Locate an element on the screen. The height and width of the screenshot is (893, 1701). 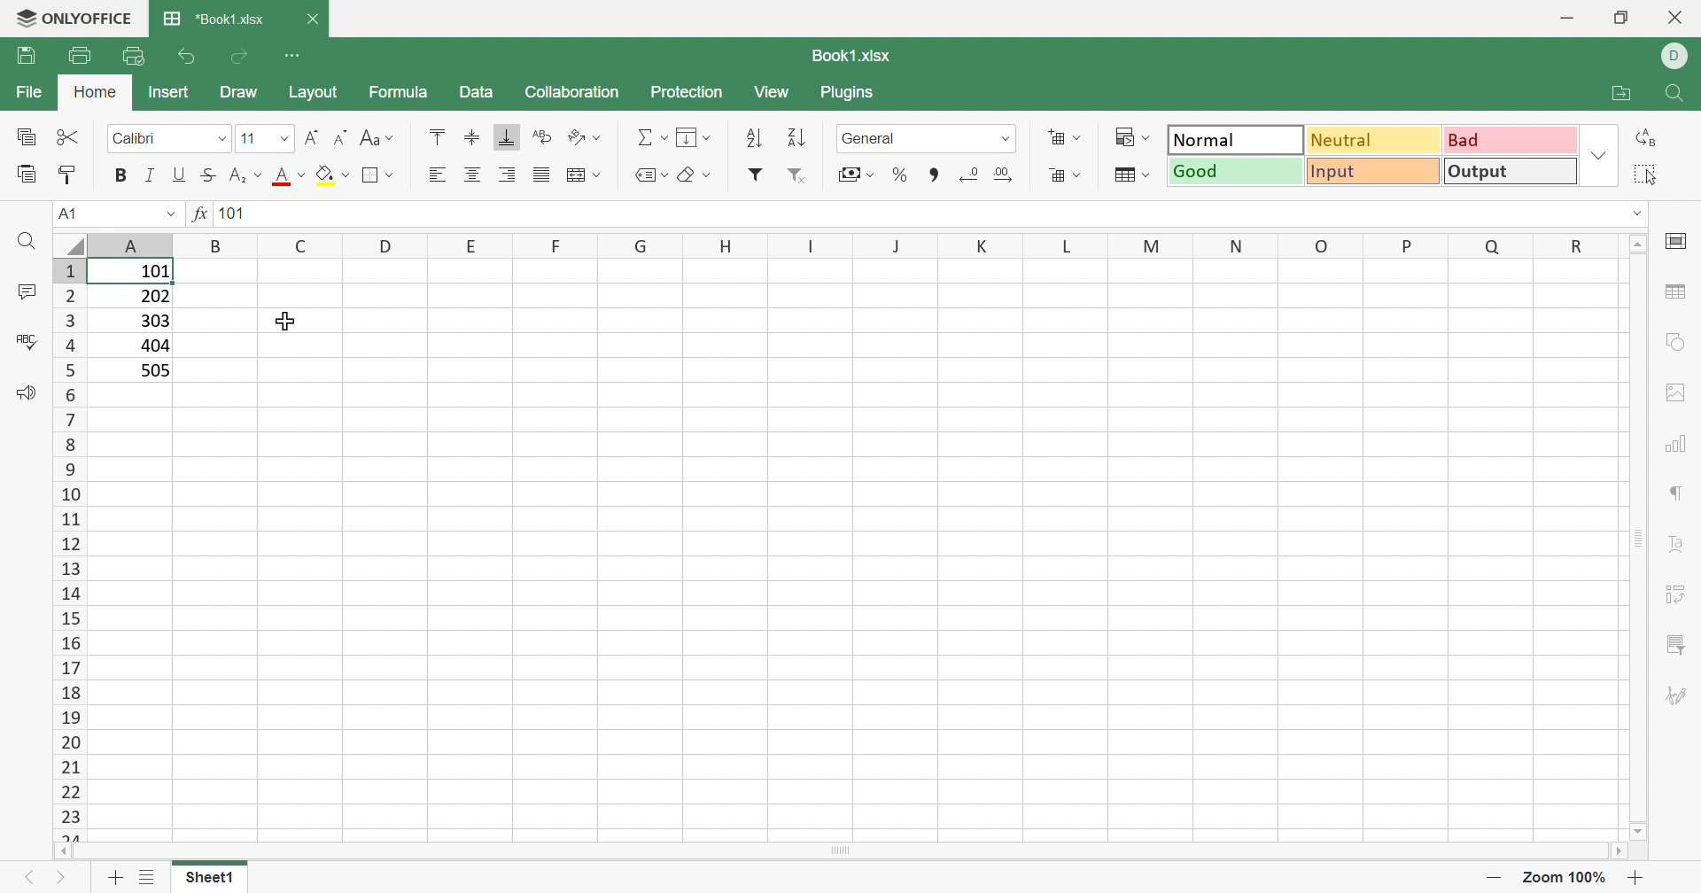
table settings is located at coordinates (1680, 294).